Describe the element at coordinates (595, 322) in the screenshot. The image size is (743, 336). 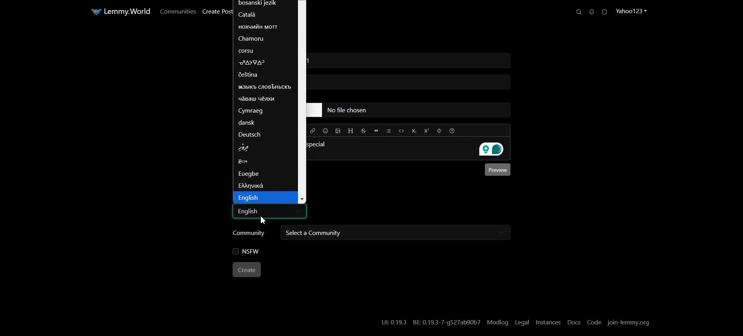
I see `Code` at that location.